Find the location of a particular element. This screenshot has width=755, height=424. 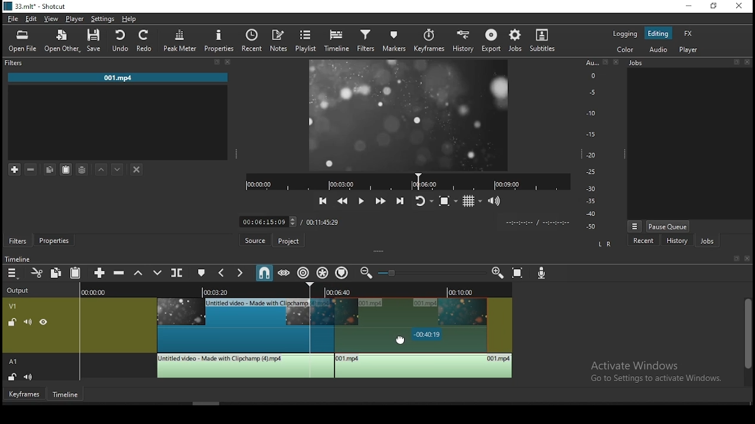

video clip (selected) is located at coordinates (411, 326).